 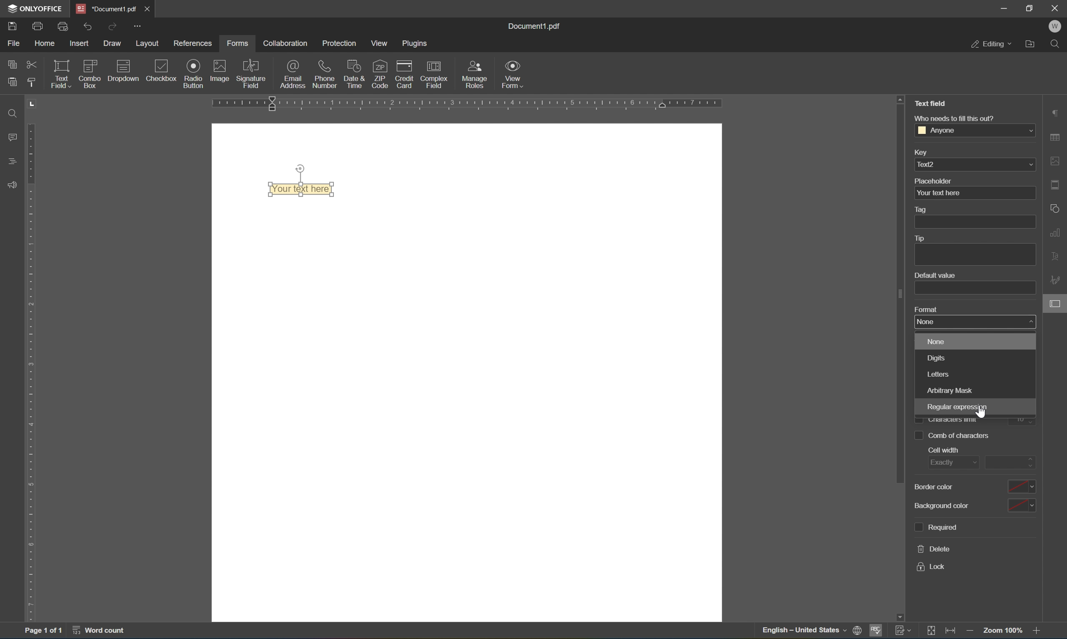 What do you see at coordinates (931, 104) in the screenshot?
I see `Text Field` at bounding box center [931, 104].